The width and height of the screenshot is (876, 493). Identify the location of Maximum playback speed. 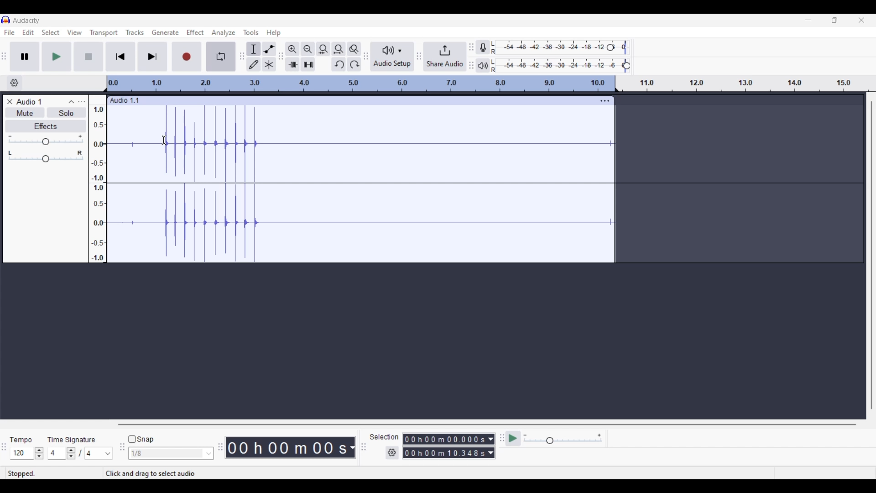
(599, 435).